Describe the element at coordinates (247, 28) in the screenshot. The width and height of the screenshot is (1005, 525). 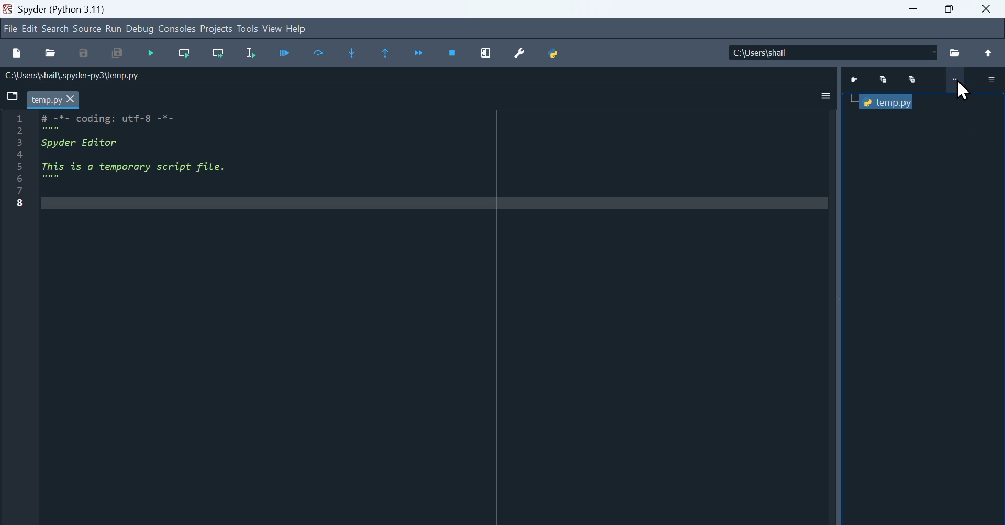
I see `Tools` at that location.